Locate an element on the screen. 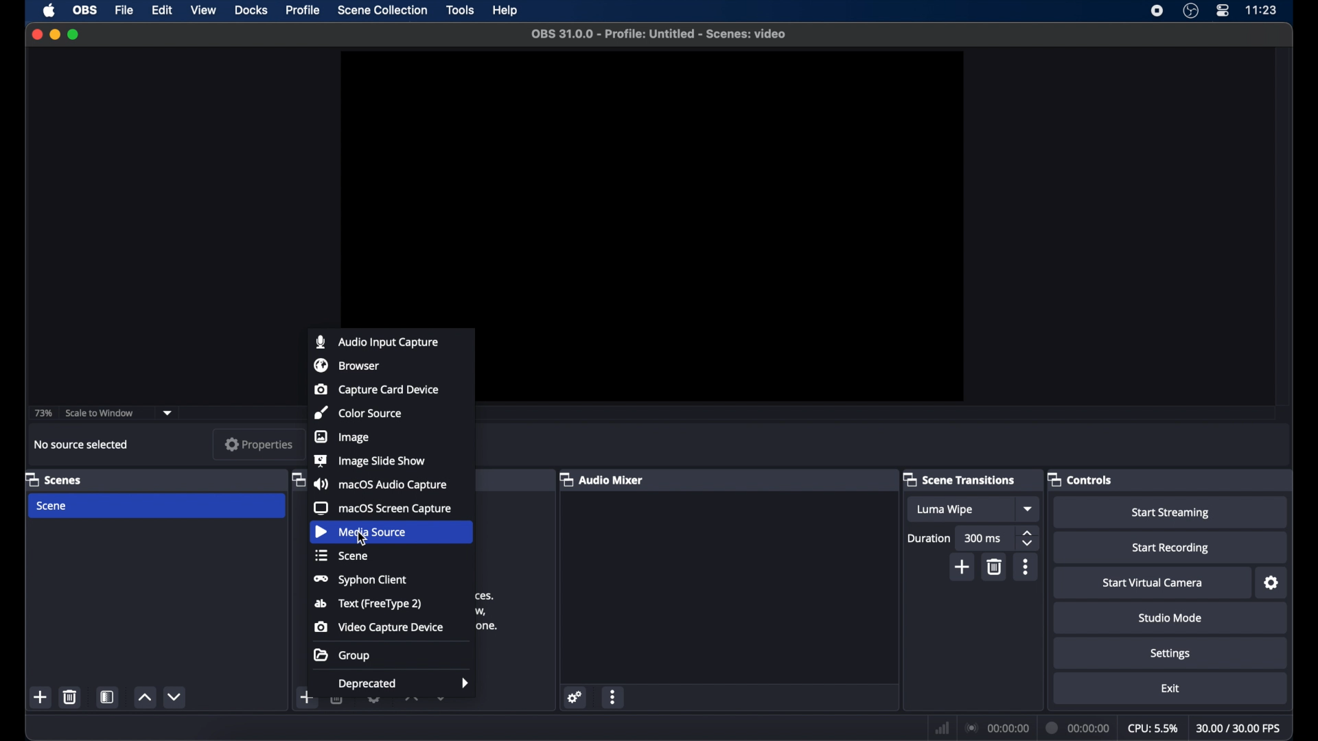  image is located at coordinates (343, 436).